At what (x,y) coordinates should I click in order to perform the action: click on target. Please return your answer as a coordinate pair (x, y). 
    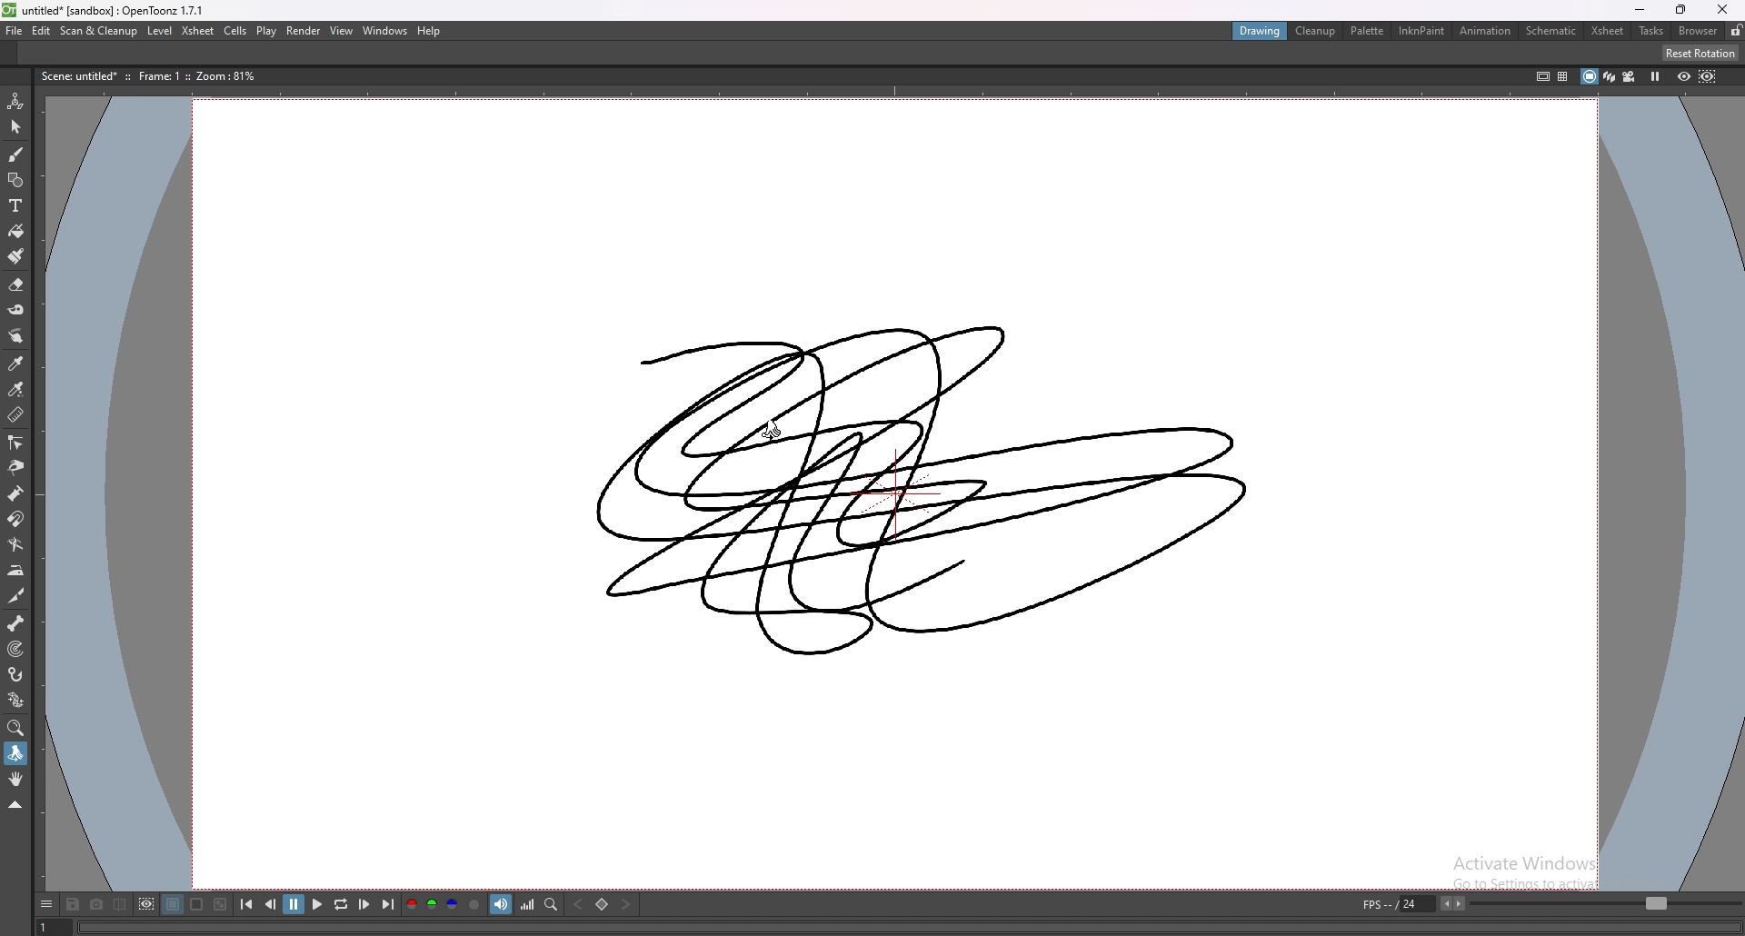
    Looking at the image, I should click on (14, 649).